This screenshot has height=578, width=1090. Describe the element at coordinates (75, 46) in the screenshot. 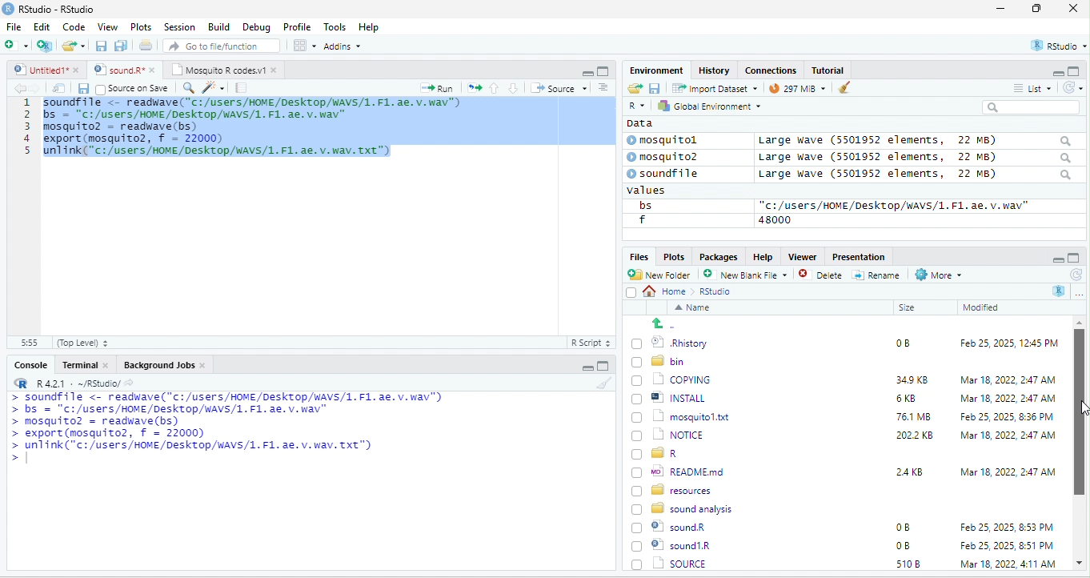

I see `folder` at that location.